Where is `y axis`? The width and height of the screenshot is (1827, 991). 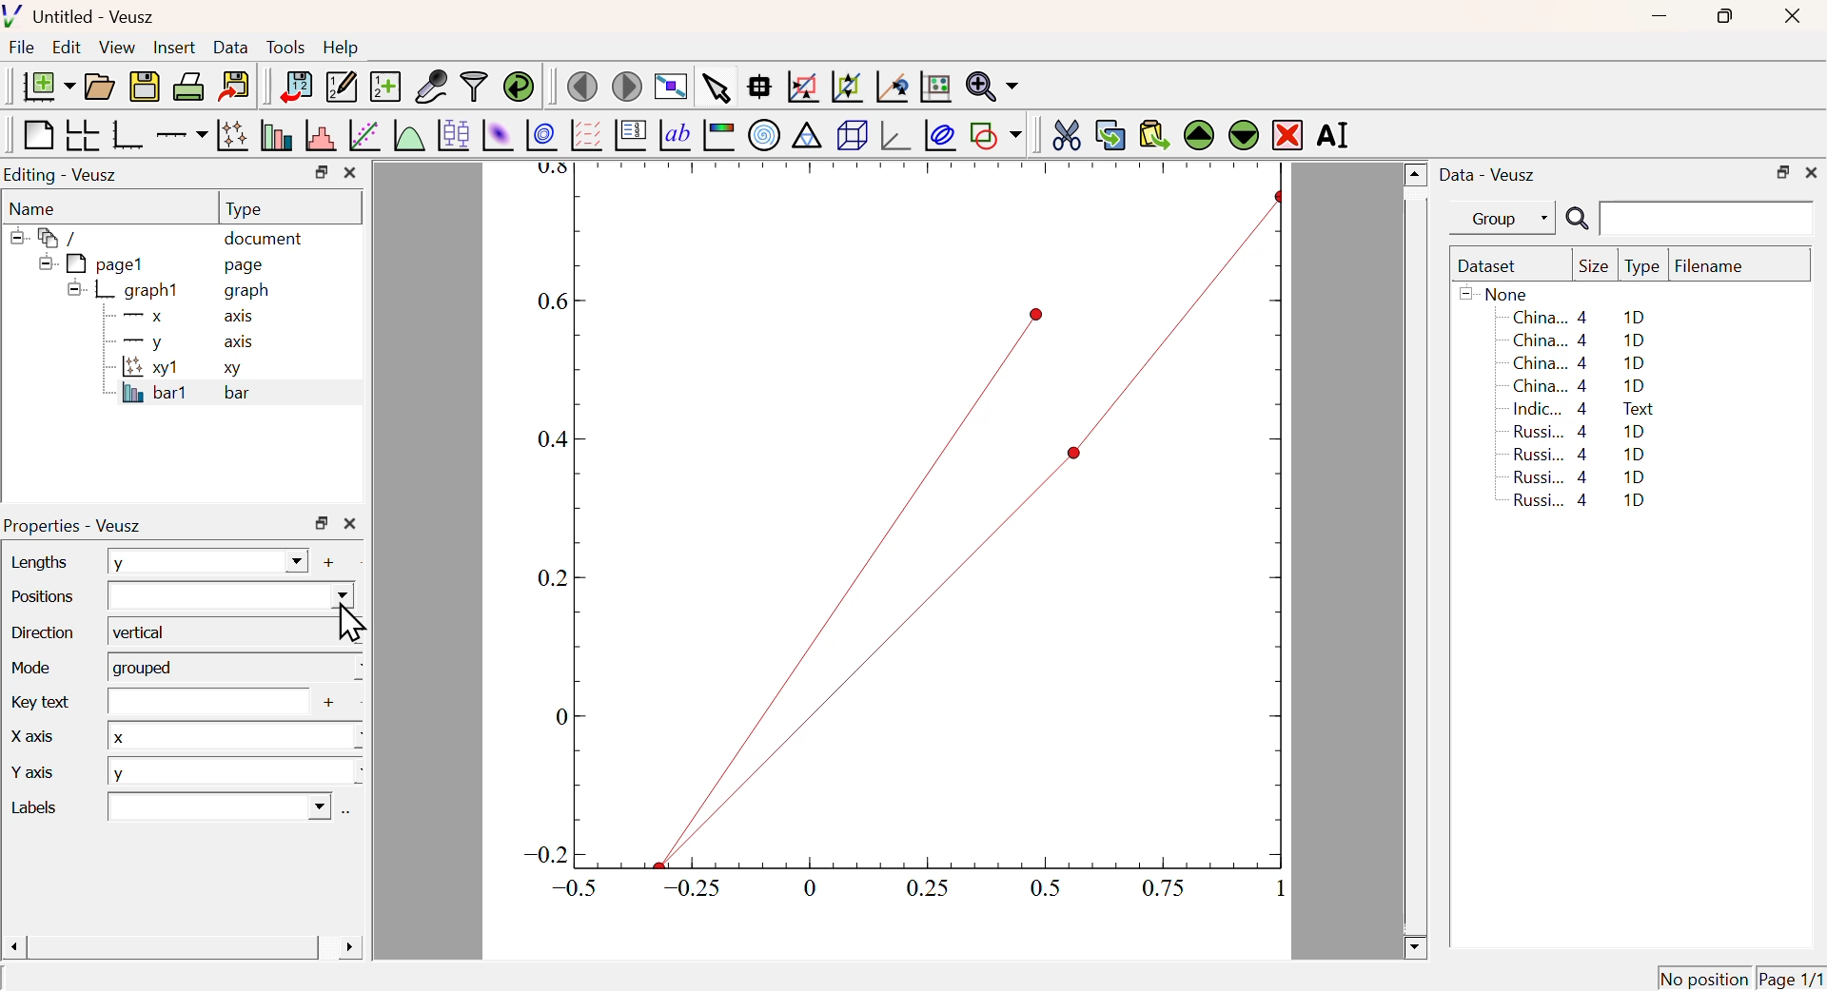 y axis is located at coordinates (179, 341).